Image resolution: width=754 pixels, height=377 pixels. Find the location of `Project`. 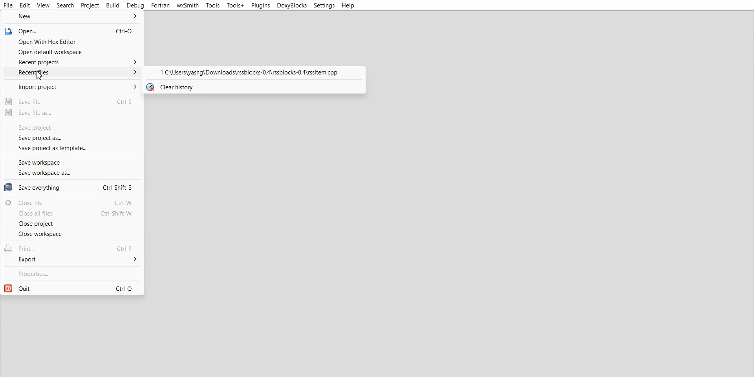

Project is located at coordinates (90, 5).